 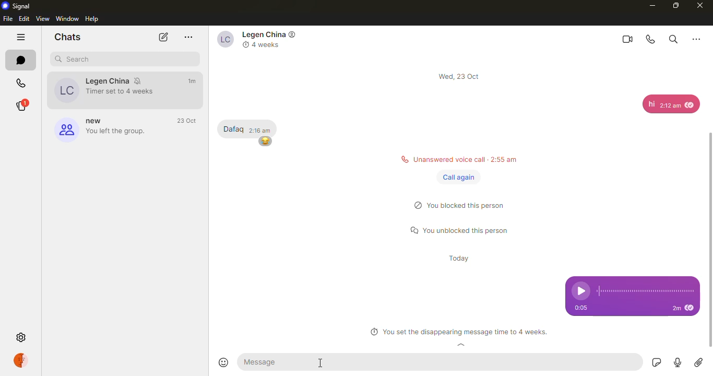 What do you see at coordinates (651, 39) in the screenshot?
I see `voice call` at bounding box center [651, 39].